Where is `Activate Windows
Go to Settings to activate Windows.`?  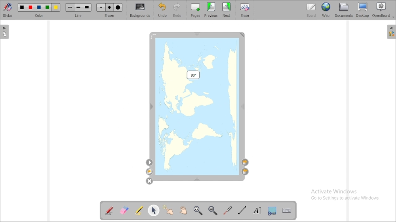 Activate Windows
Go to Settings to activate Windows. is located at coordinates (344, 195).